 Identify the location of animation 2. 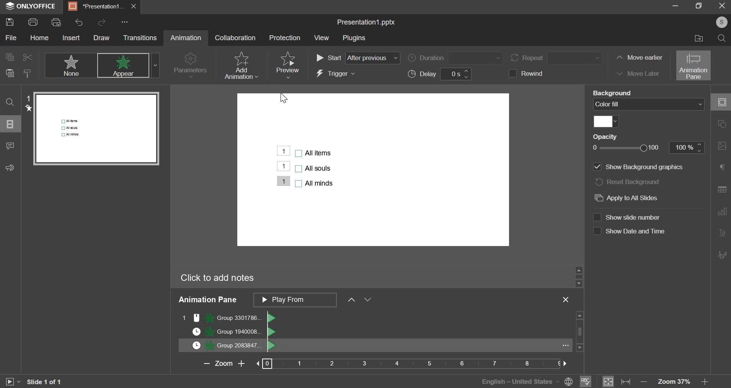
(229, 331).